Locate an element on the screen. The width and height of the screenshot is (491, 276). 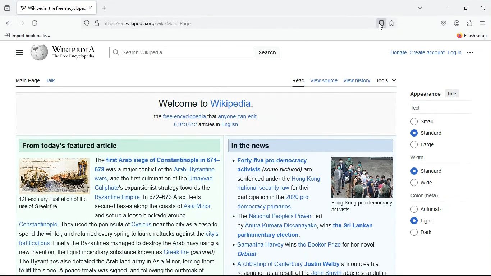
small is located at coordinates (425, 121).